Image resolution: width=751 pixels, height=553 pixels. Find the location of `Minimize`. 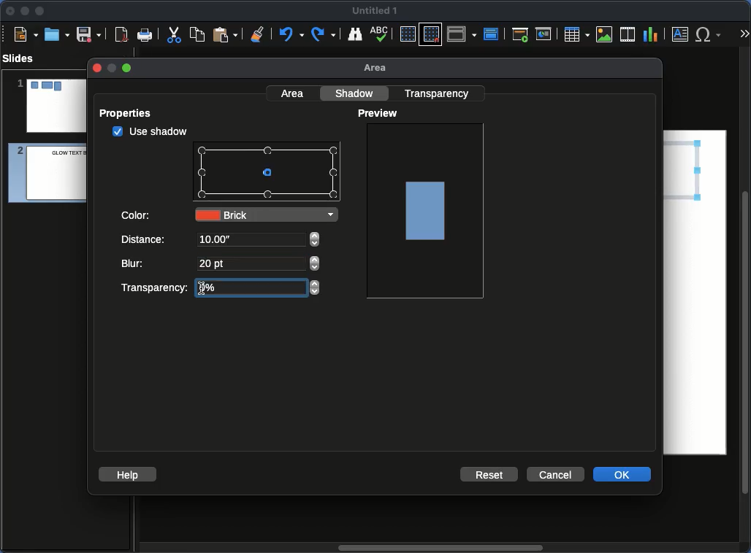

Minimize is located at coordinates (24, 10).